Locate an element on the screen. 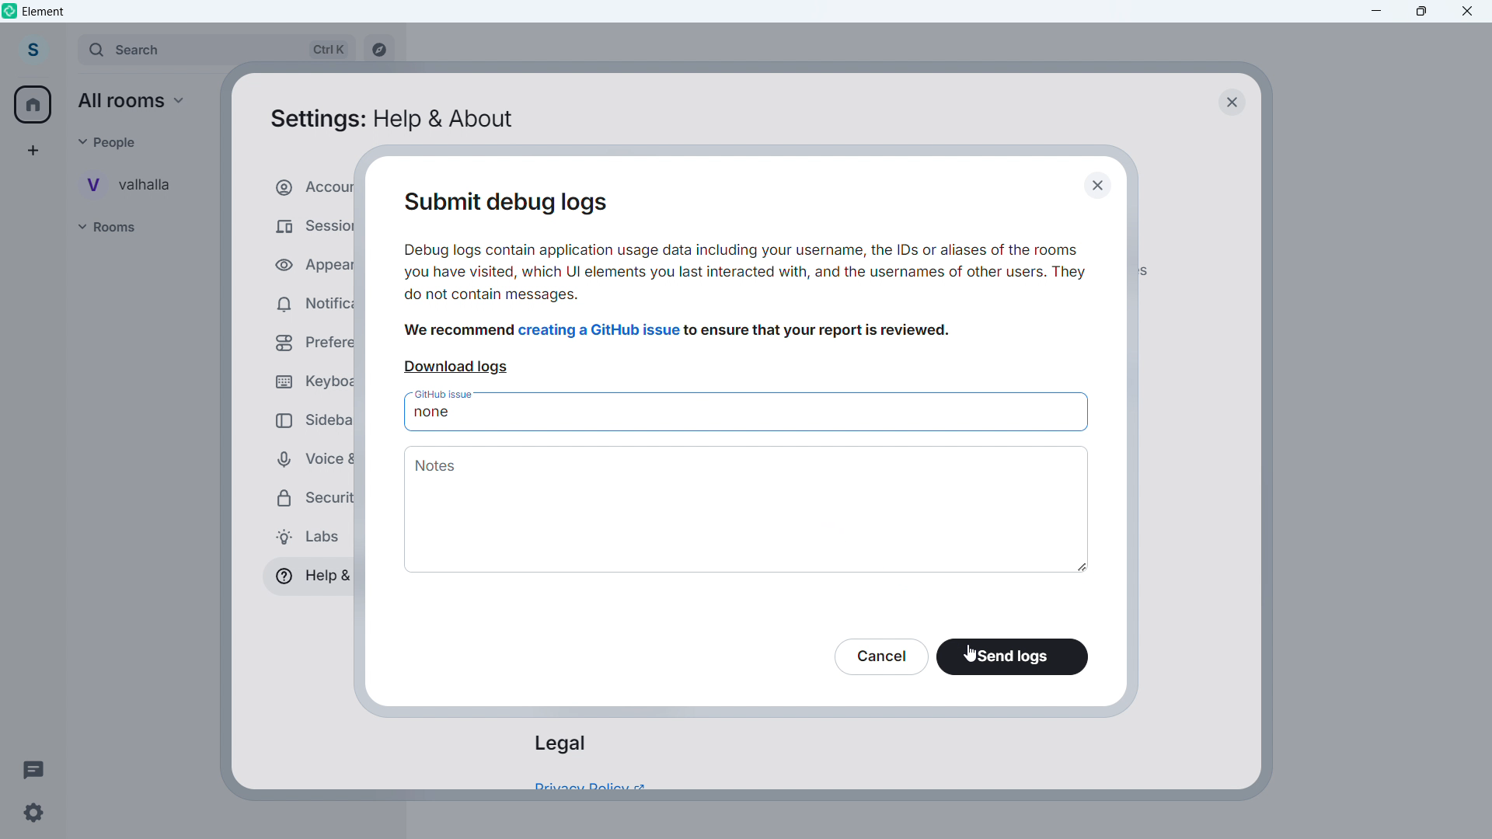 The height and width of the screenshot is (839, 1492). we recommend is located at coordinates (460, 331).